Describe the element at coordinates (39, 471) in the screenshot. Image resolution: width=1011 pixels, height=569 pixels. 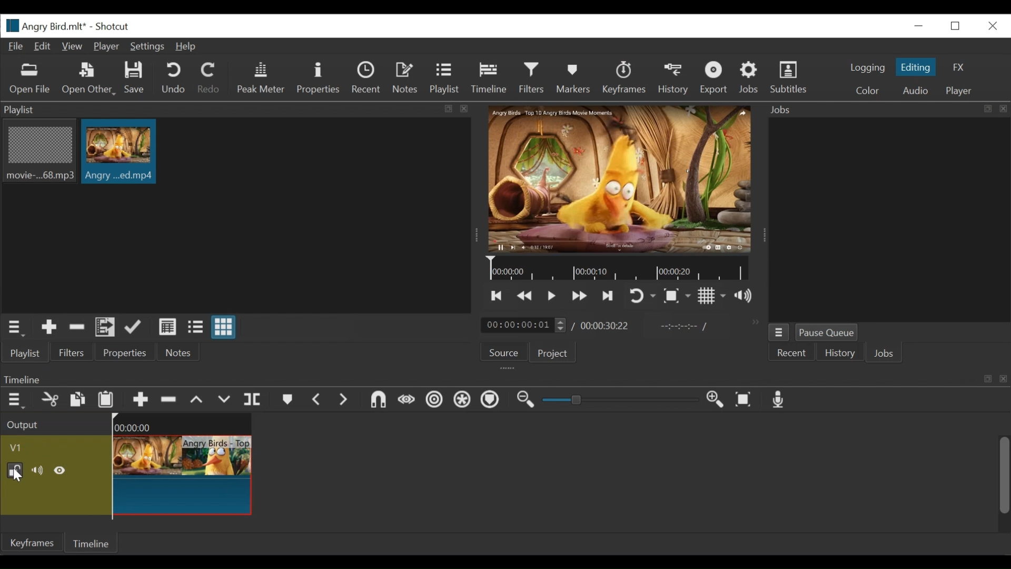
I see `mute` at that location.